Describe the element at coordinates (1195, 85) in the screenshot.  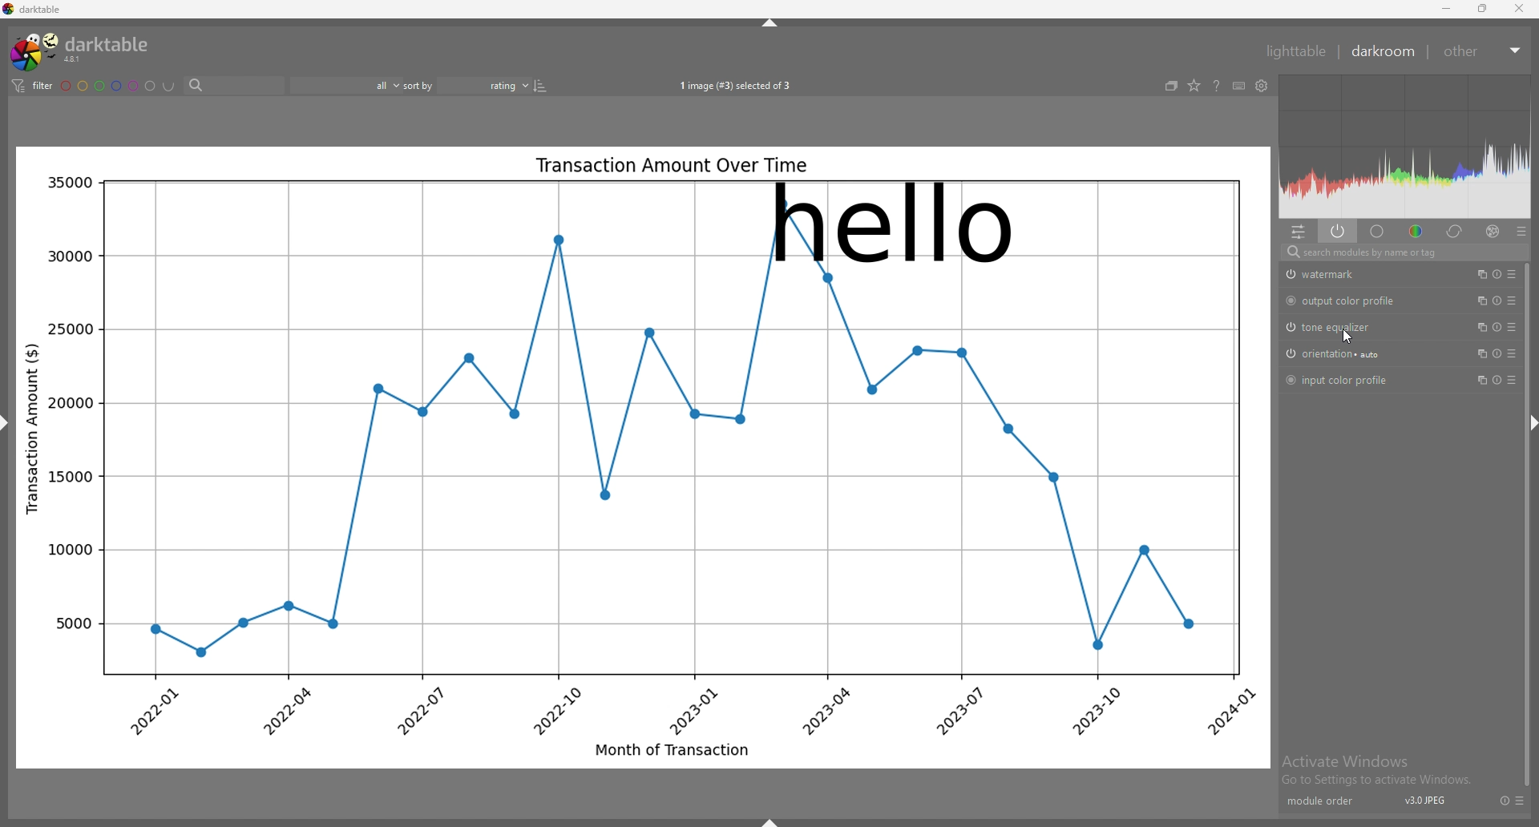
I see `change type of overlays` at that location.